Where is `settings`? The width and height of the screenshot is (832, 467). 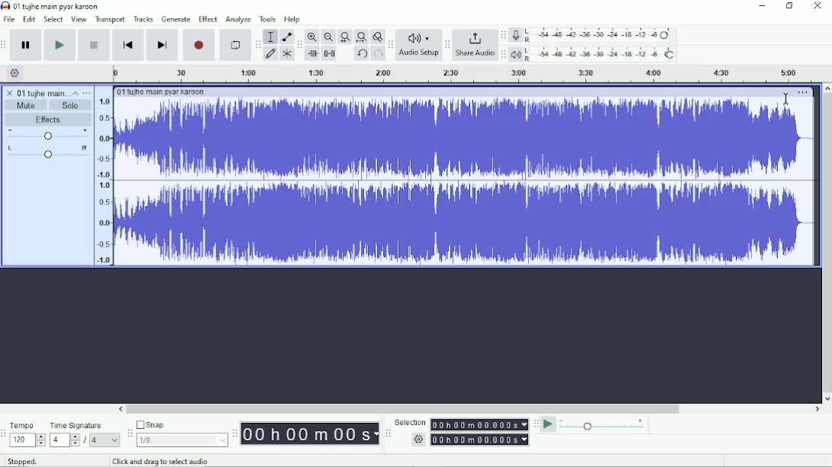 settings is located at coordinates (418, 439).